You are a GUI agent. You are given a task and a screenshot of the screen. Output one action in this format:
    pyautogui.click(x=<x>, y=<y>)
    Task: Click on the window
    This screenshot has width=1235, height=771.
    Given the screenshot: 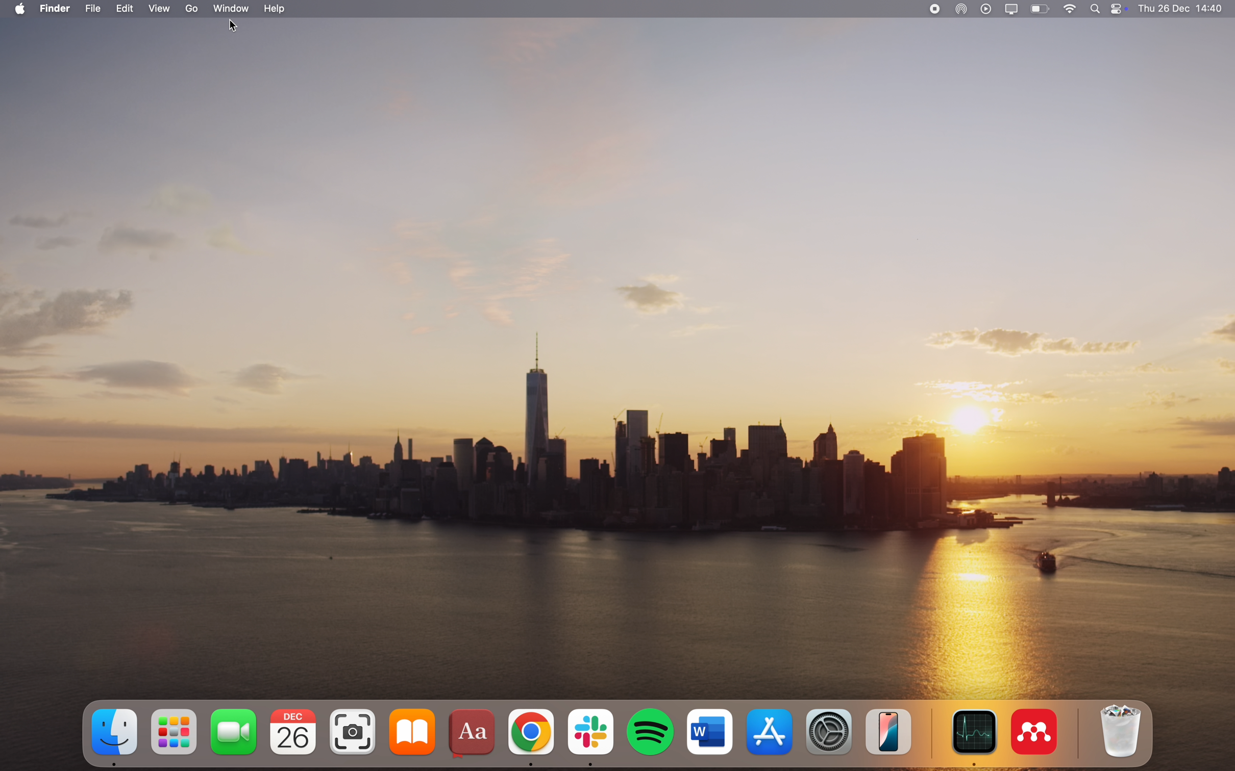 What is the action you would take?
    pyautogui.click(x=231, y=10)
    